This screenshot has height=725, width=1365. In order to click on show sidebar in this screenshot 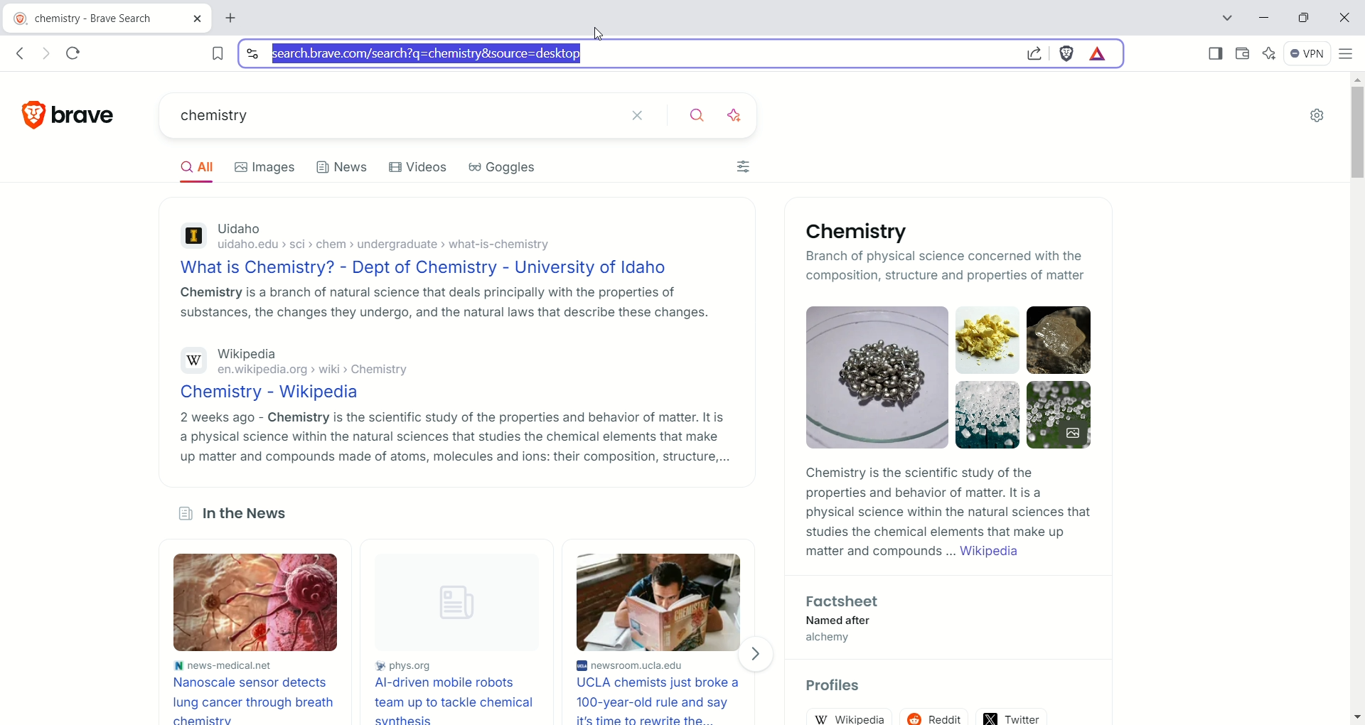, I will do `click(1216, 55)`.